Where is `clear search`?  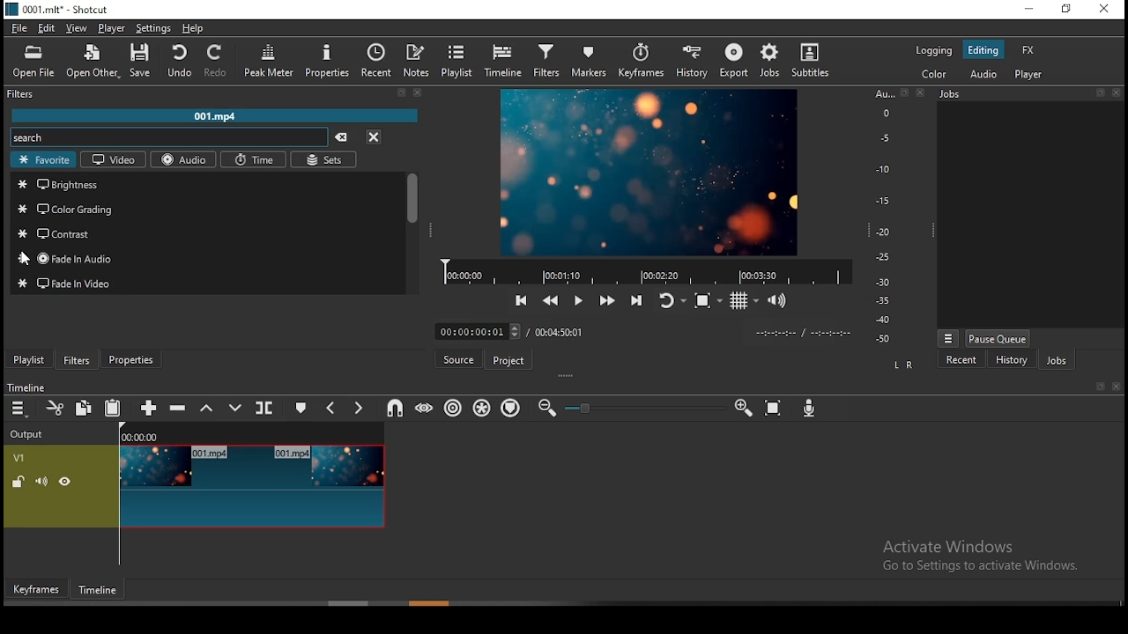 clear search is located at coordinates (345, 136).